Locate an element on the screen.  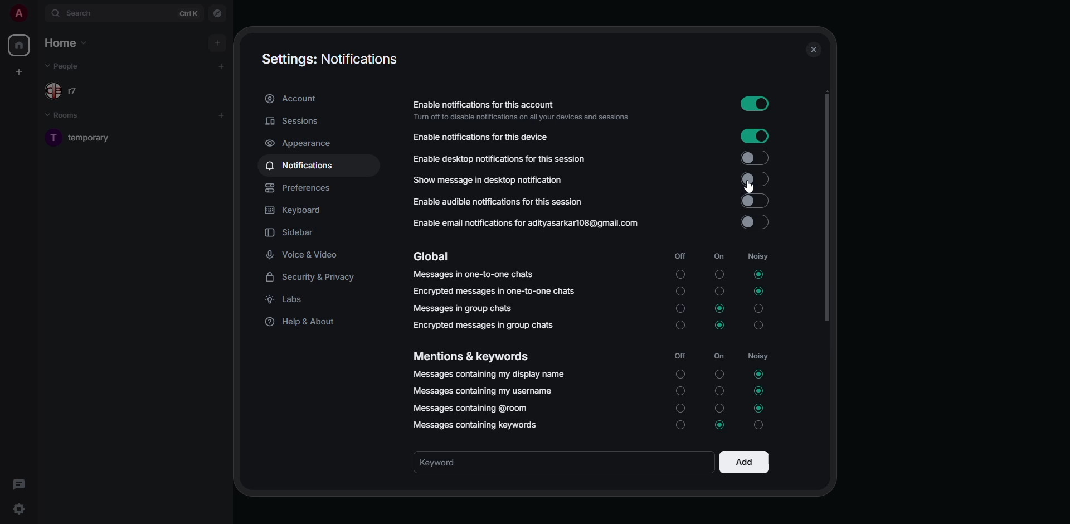
enabled is located at coordinates (755, 136).